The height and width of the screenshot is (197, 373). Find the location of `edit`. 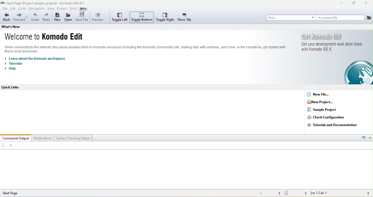

edit is located at coordinates (13, 9).